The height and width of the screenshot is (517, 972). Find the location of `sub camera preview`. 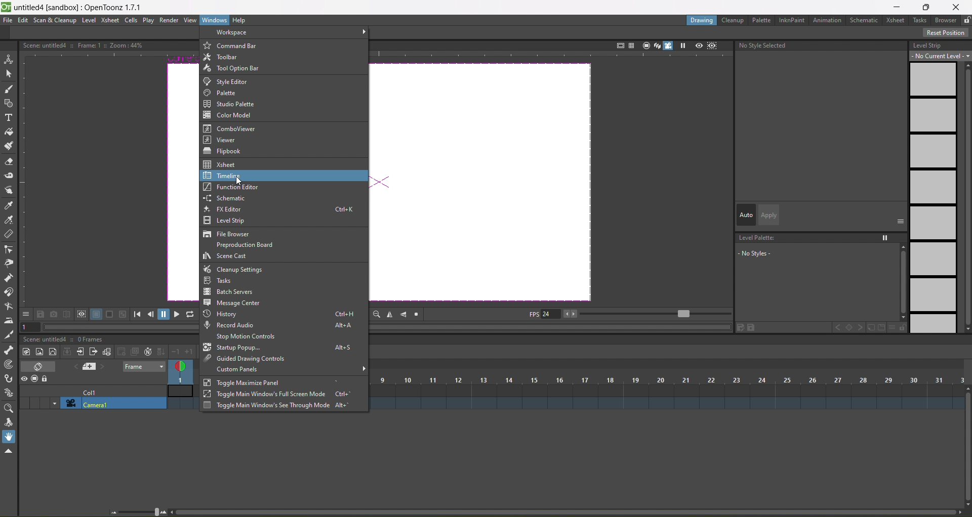

sub camera preview is located at coordinates (712, 46).